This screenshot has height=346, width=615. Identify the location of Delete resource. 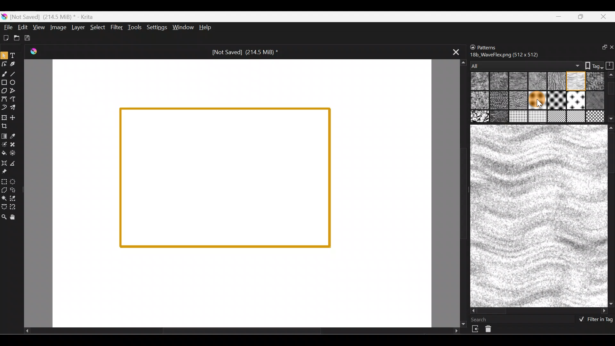
(492, 330).